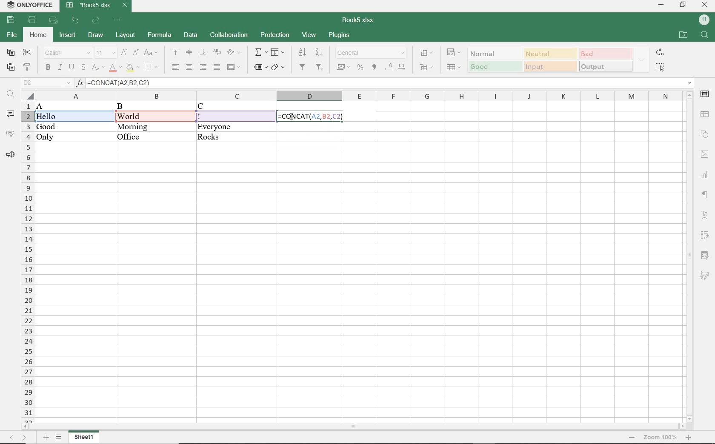 This screenshot has height=444, width=715. What do you see at coordinates (85, 437) in the screenshot?
I see `SHEET1` at bounding box center [85, 437].